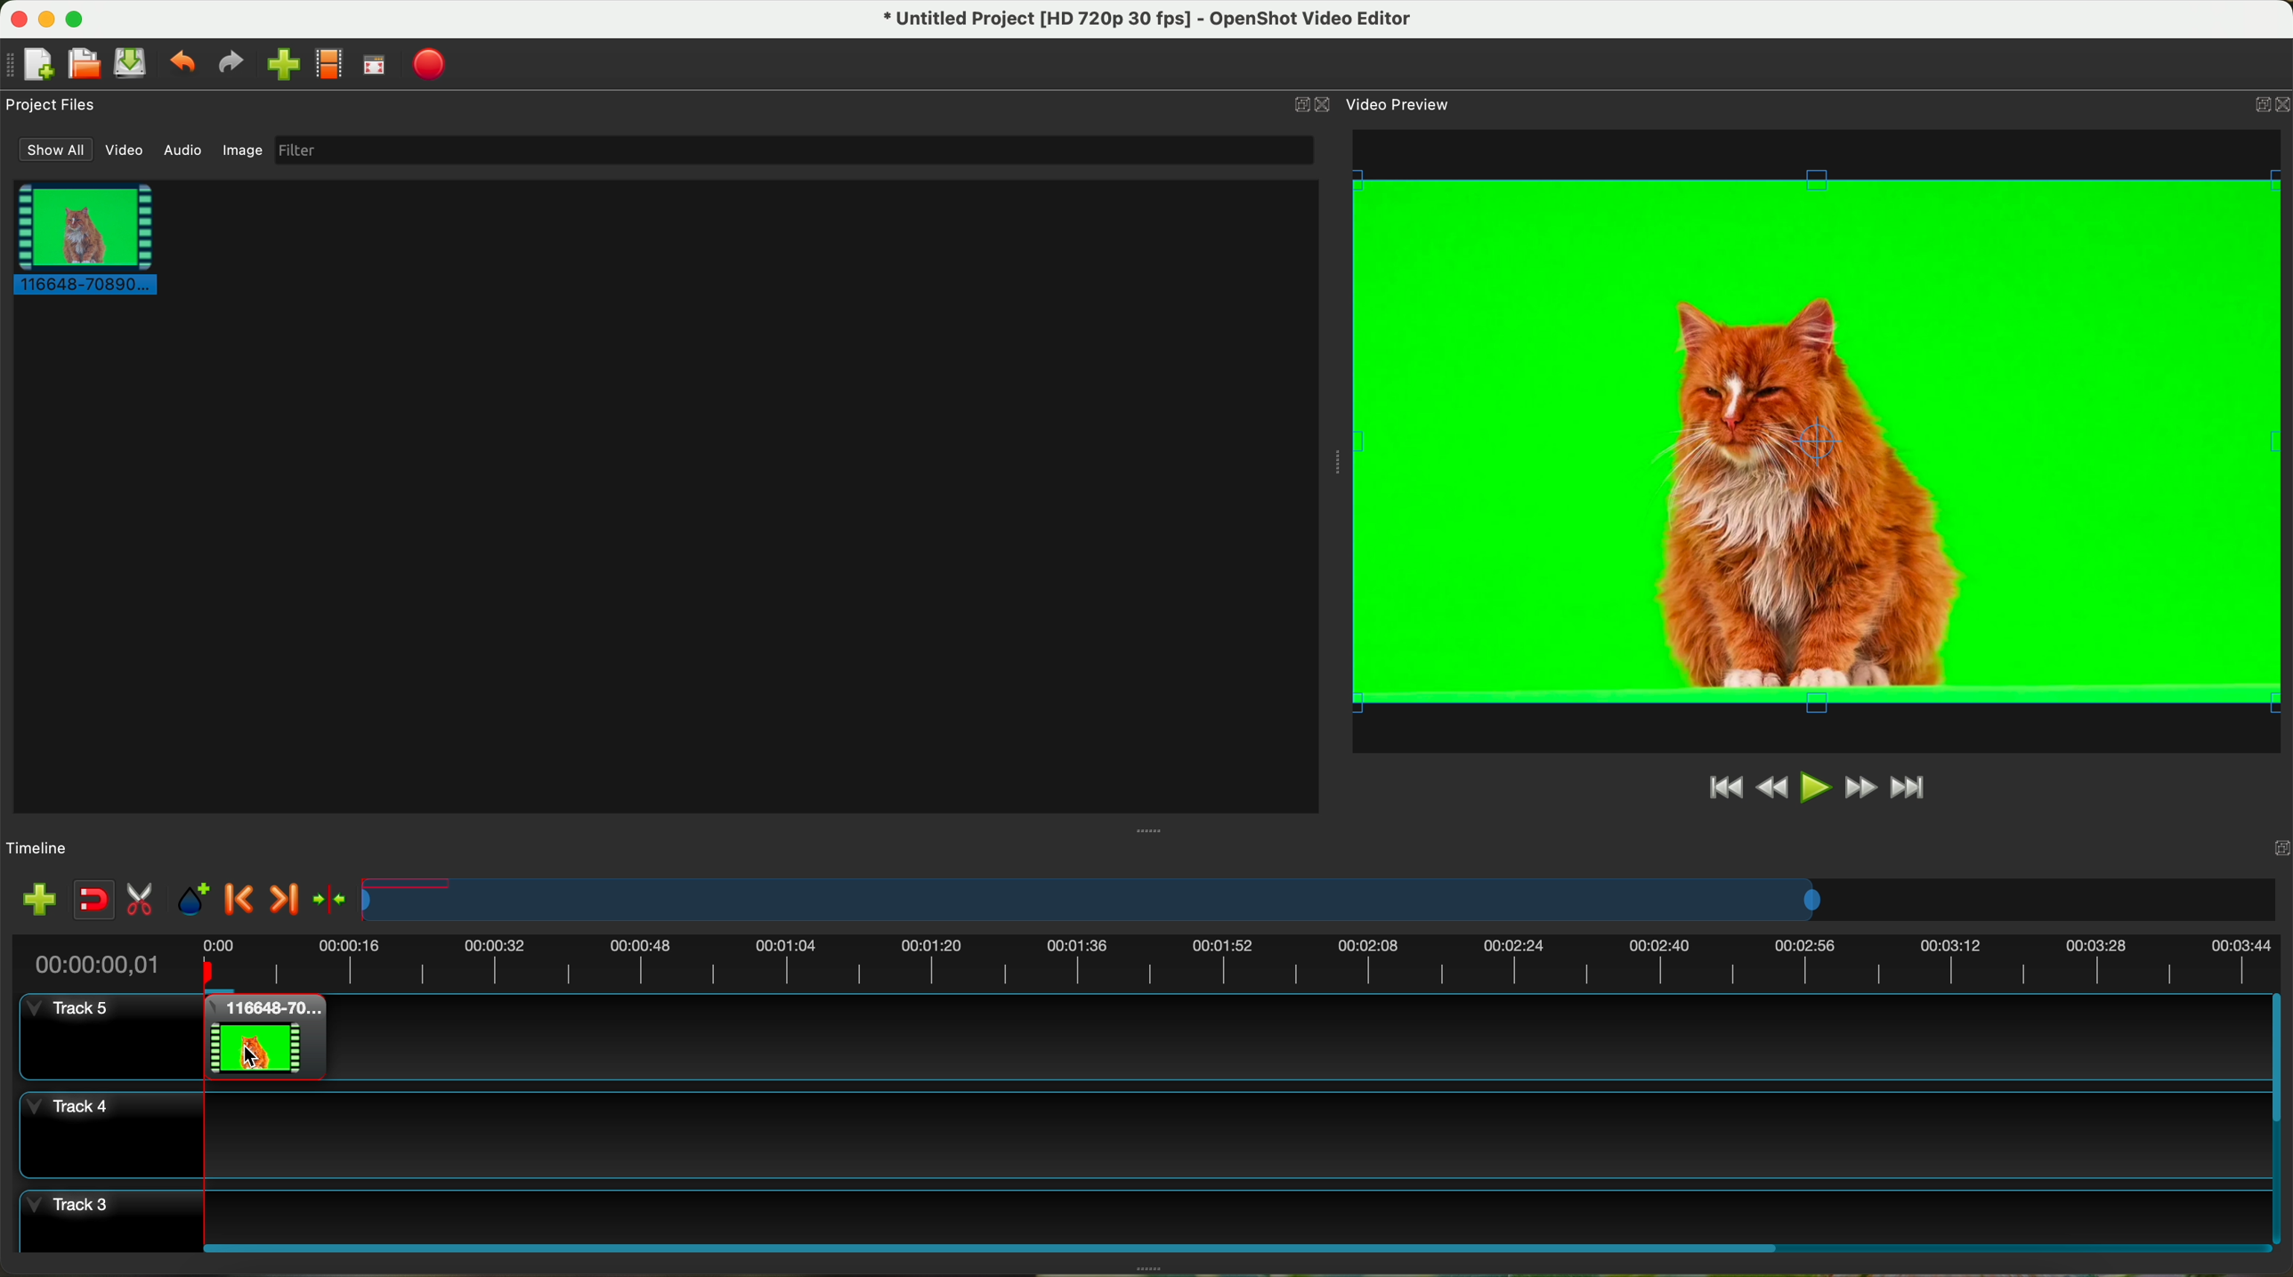  Describe the element at coordinates (141, 901) in the screenshot. I see `enable razor` at that location.